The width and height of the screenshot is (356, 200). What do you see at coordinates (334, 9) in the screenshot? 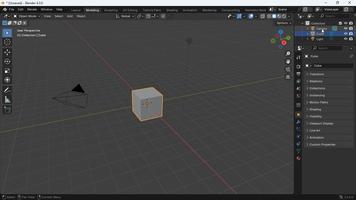
I see `viewlayer` at bounding box center [334, 9].